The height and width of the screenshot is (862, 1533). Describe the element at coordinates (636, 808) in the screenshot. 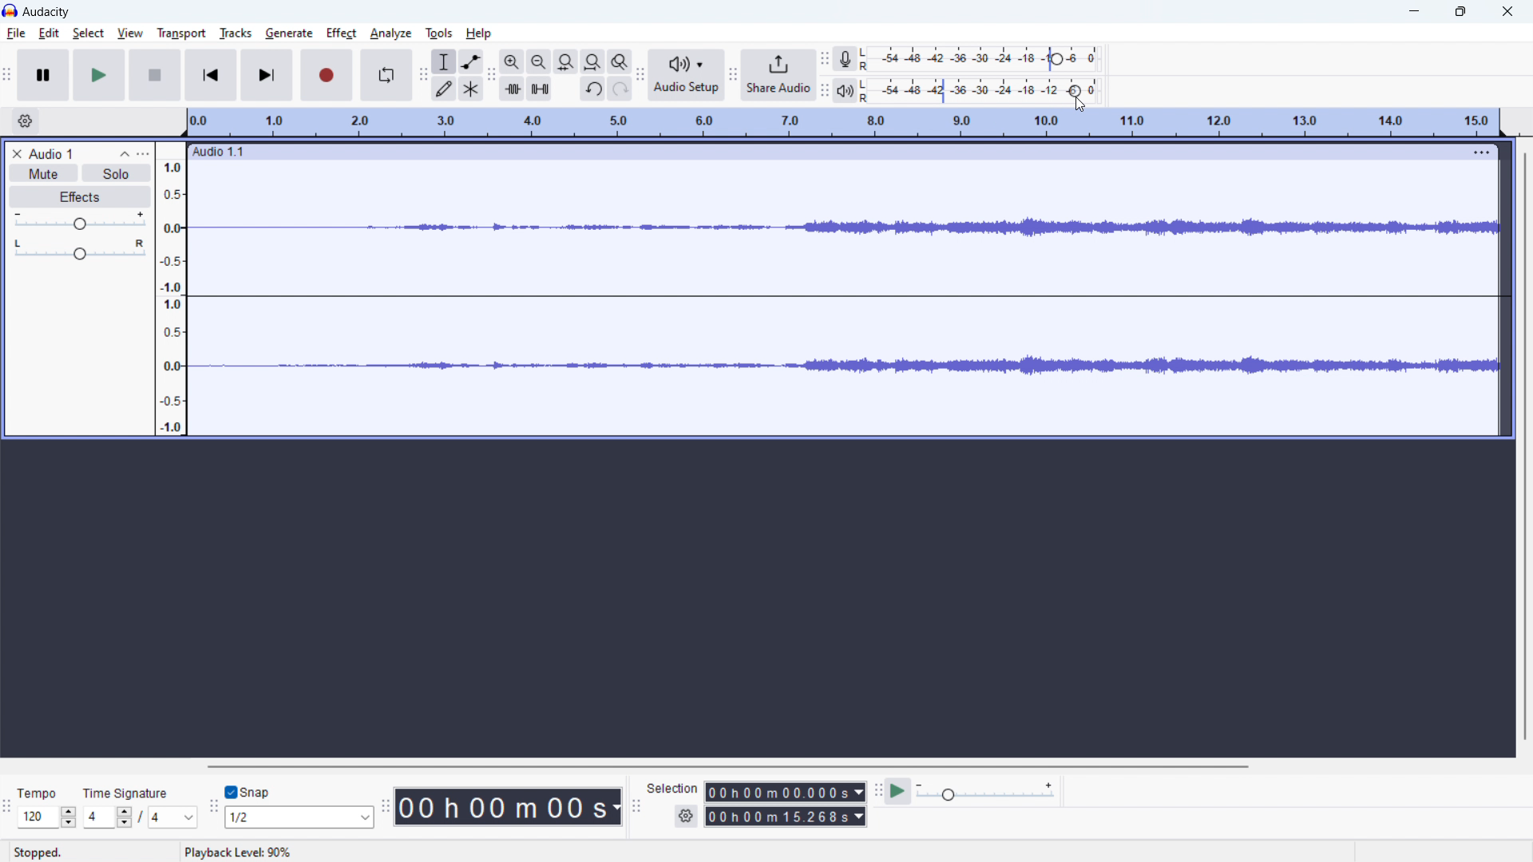

I see `selection toolbar` at that location.